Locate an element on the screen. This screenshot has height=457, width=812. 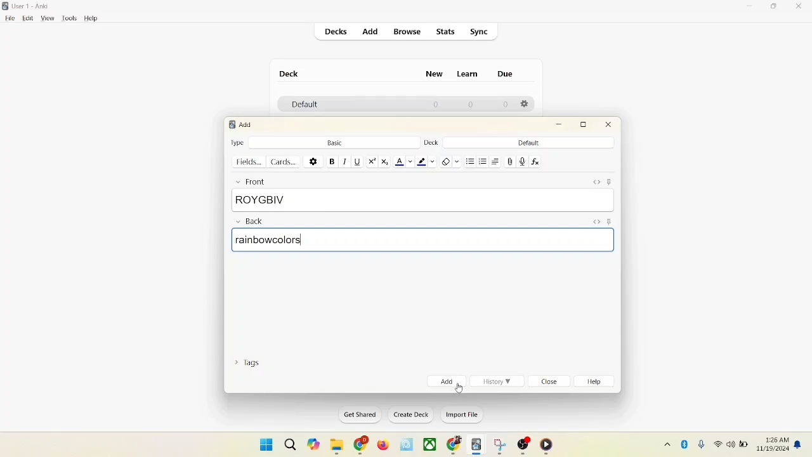
tags is located at coordinates (251, 365).